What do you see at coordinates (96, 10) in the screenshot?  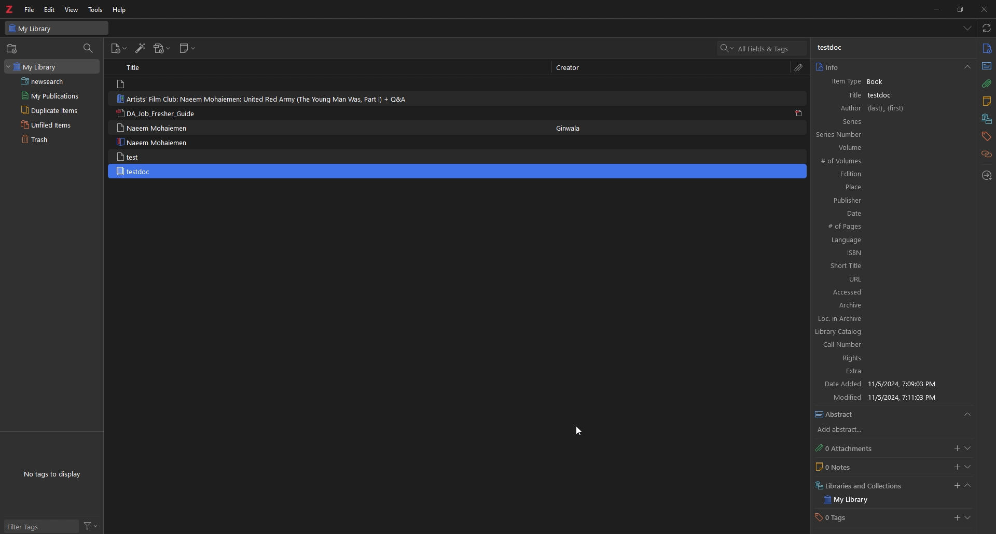 I see `tools` at bounding box center [96, 10].